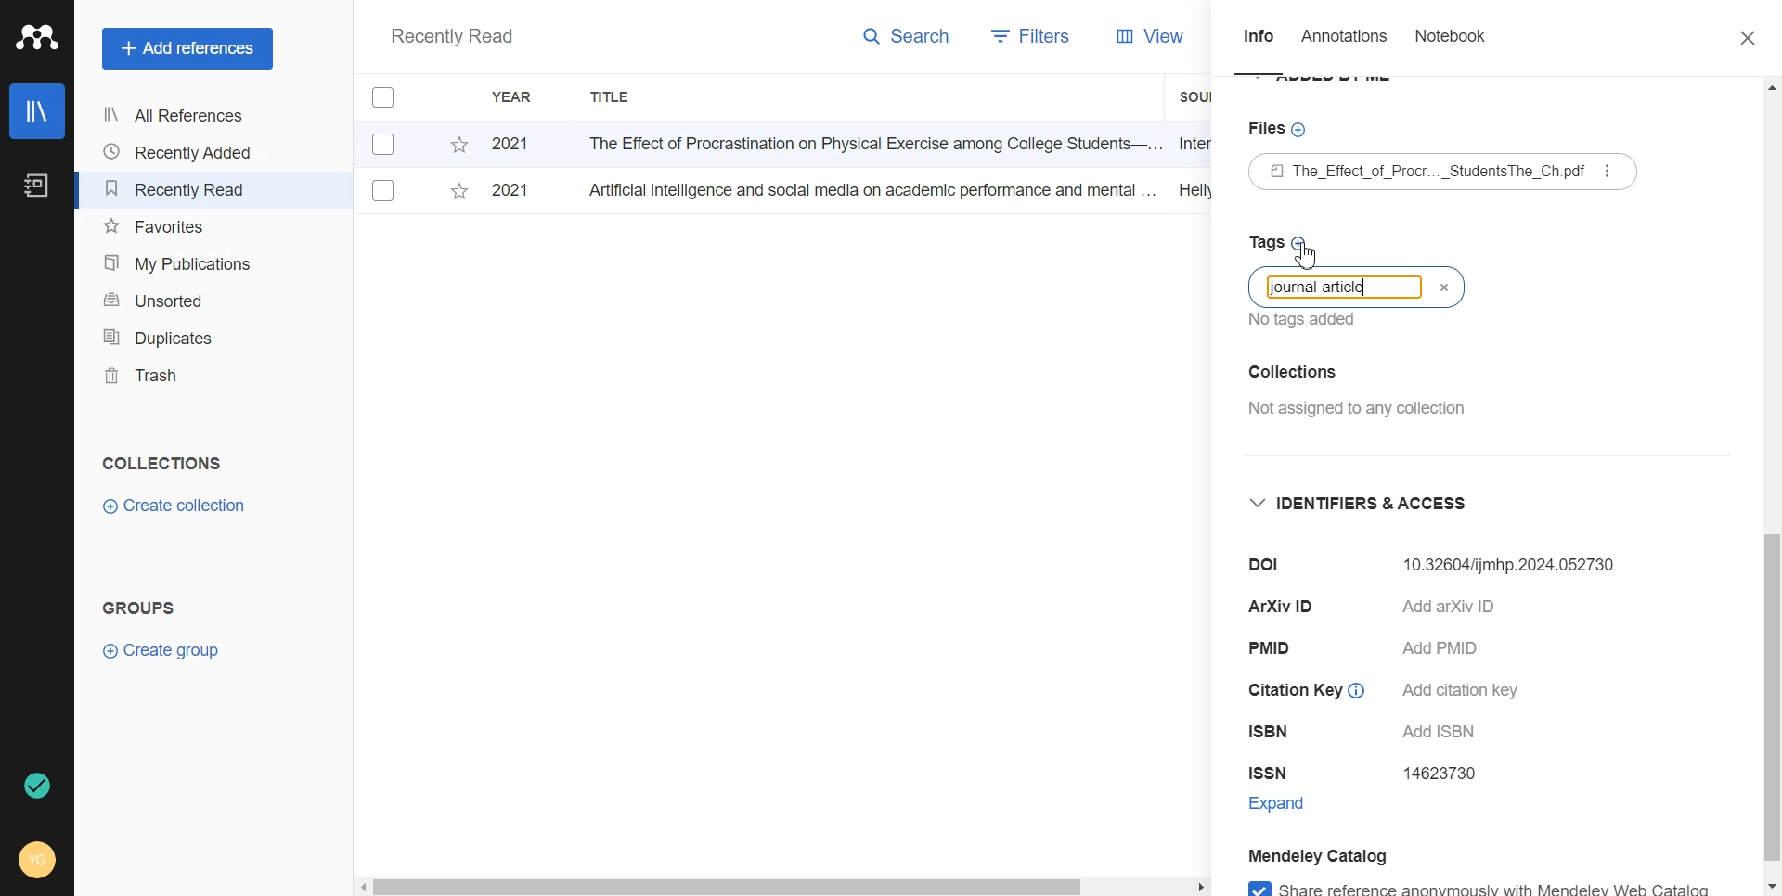  What do you see at coordinates (37, 37) in the screenshot?
I see `Logo` at bounding box center [37, 37].